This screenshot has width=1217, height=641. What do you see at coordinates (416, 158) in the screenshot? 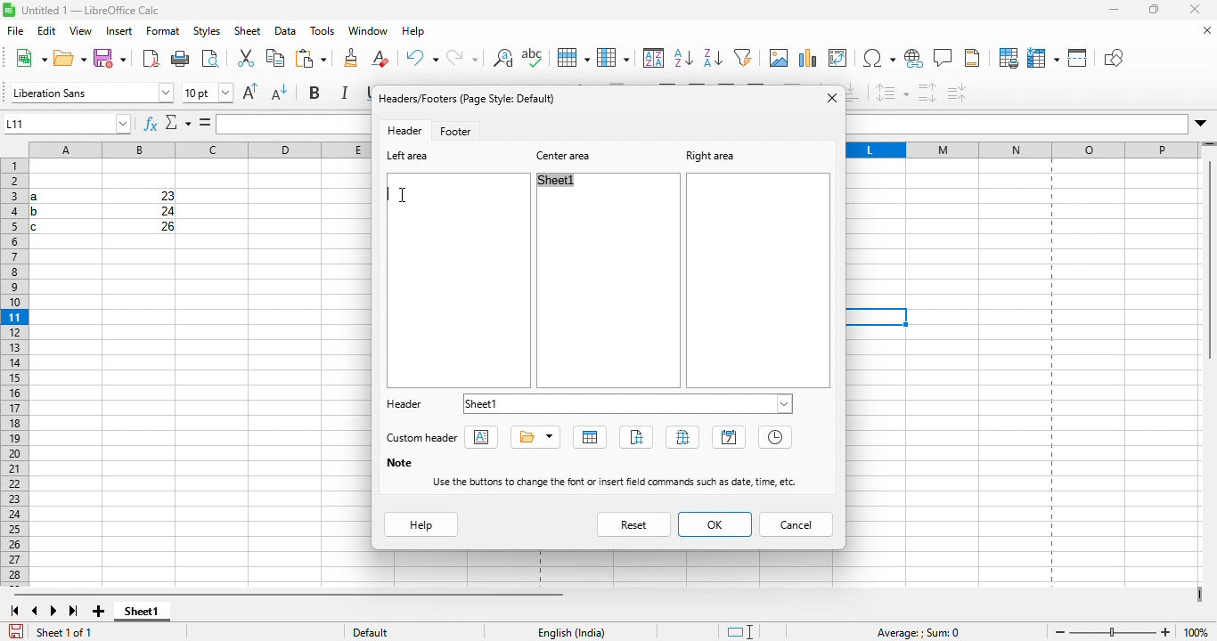
I see `left area` at bounding box center [416, 158].